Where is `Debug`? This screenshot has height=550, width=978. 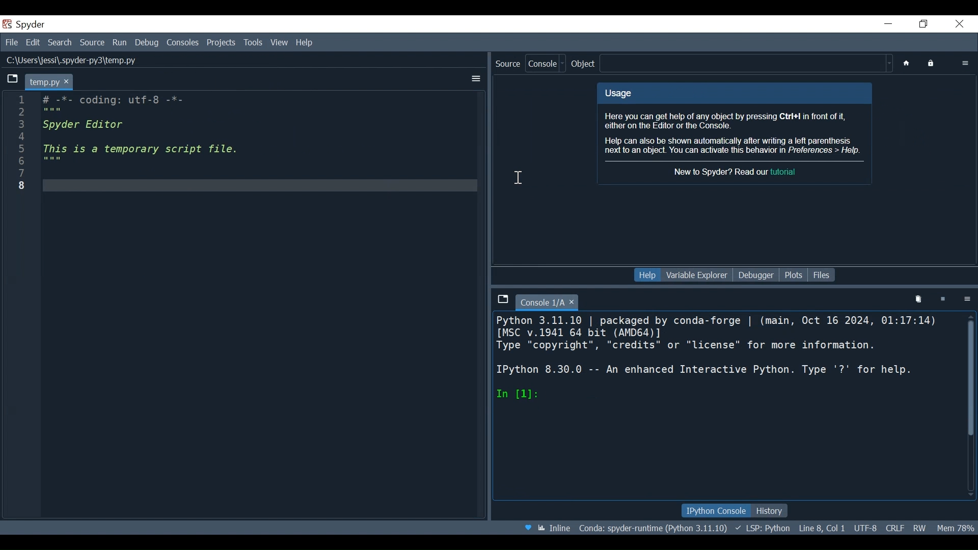
Debug is located at coordinates (147, 43).